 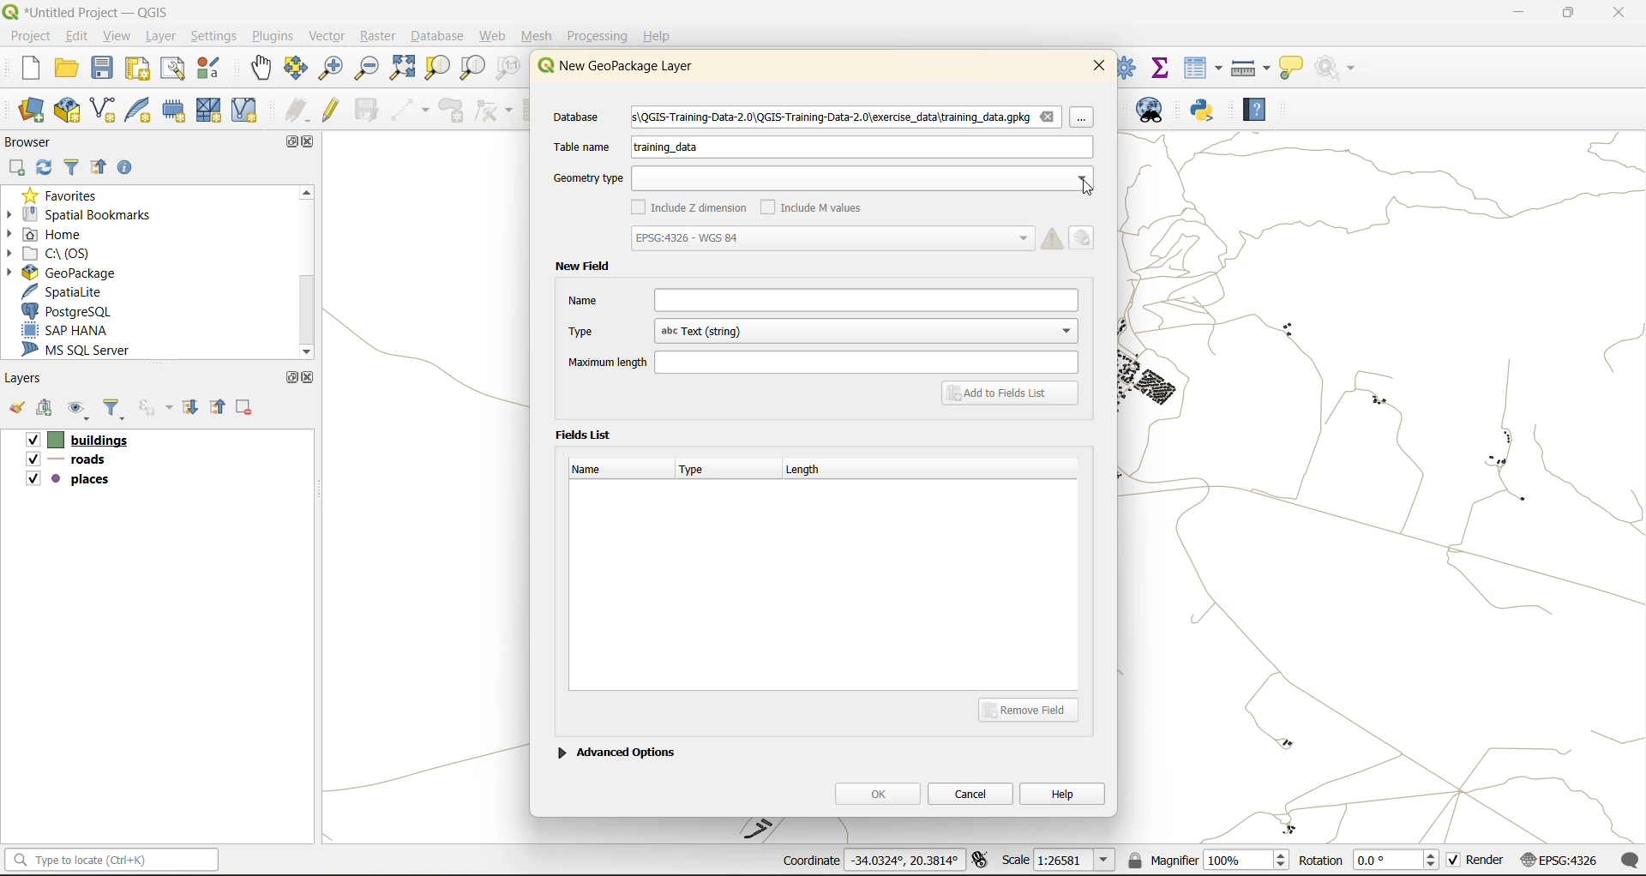 I want to click on scale(1:26581), so click(x=1060, y=860).